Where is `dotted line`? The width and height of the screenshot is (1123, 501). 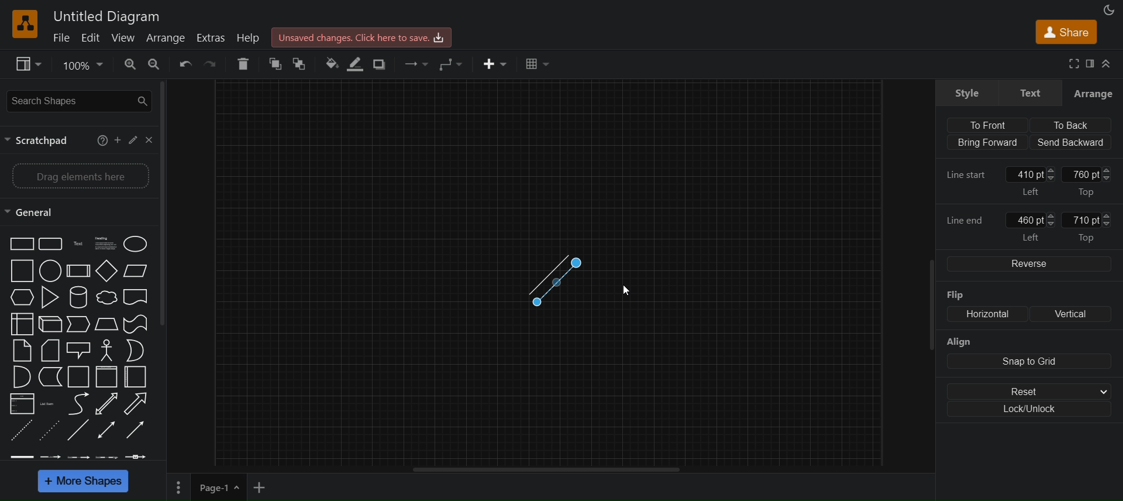
dotted line is located at coordinates (50, 431).